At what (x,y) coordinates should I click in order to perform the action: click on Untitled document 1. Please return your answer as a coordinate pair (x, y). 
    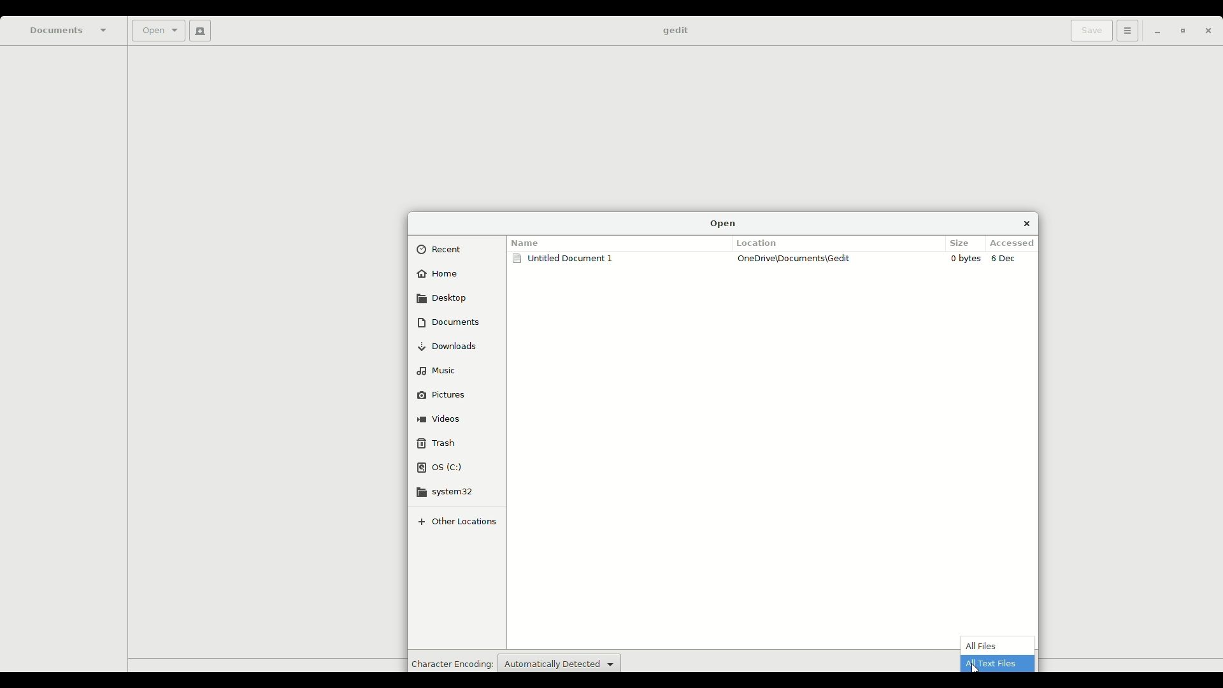
    Looking at the image, I should click on (566, 261).